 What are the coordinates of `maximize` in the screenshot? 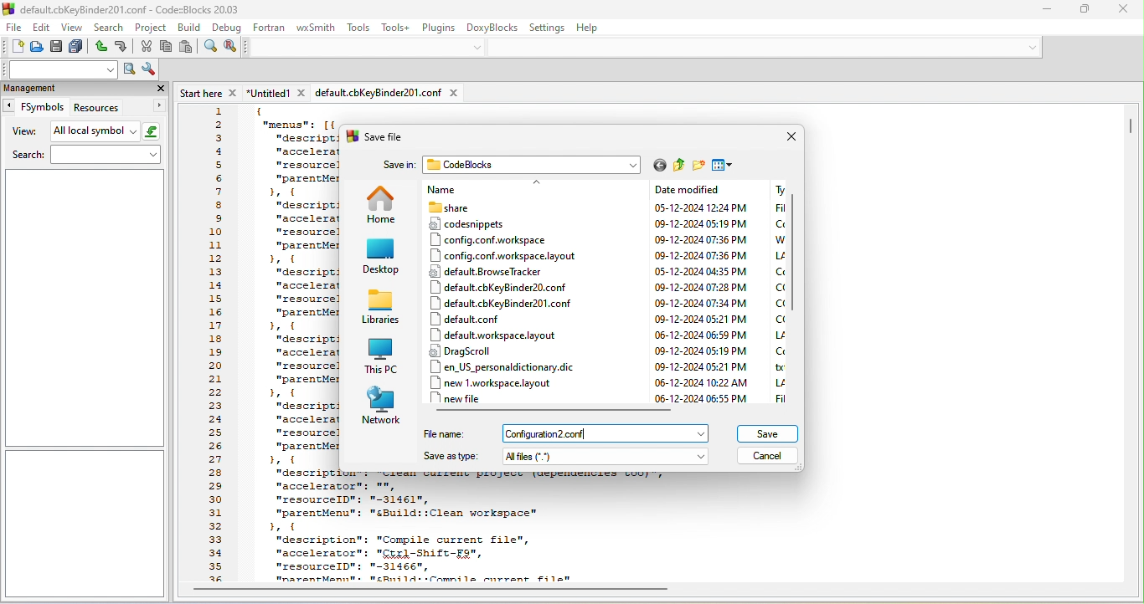 It's located at (1082, 10).